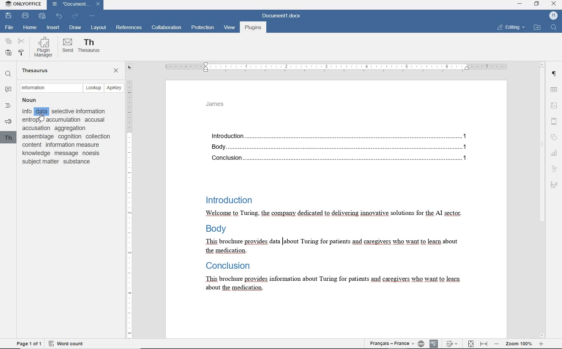 The image size is (562, 349). What do you see at coordinates (8, 41) in the screenshot?
I see `COPY` at bounding box center [8, 41].